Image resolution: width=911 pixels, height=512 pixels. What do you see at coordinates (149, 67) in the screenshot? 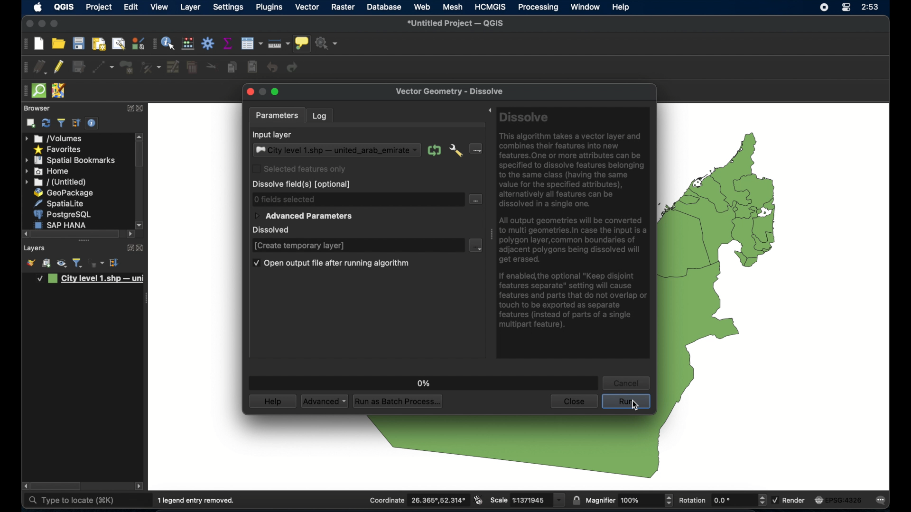
I see `vertes tool` at bounding box center [149, 67].